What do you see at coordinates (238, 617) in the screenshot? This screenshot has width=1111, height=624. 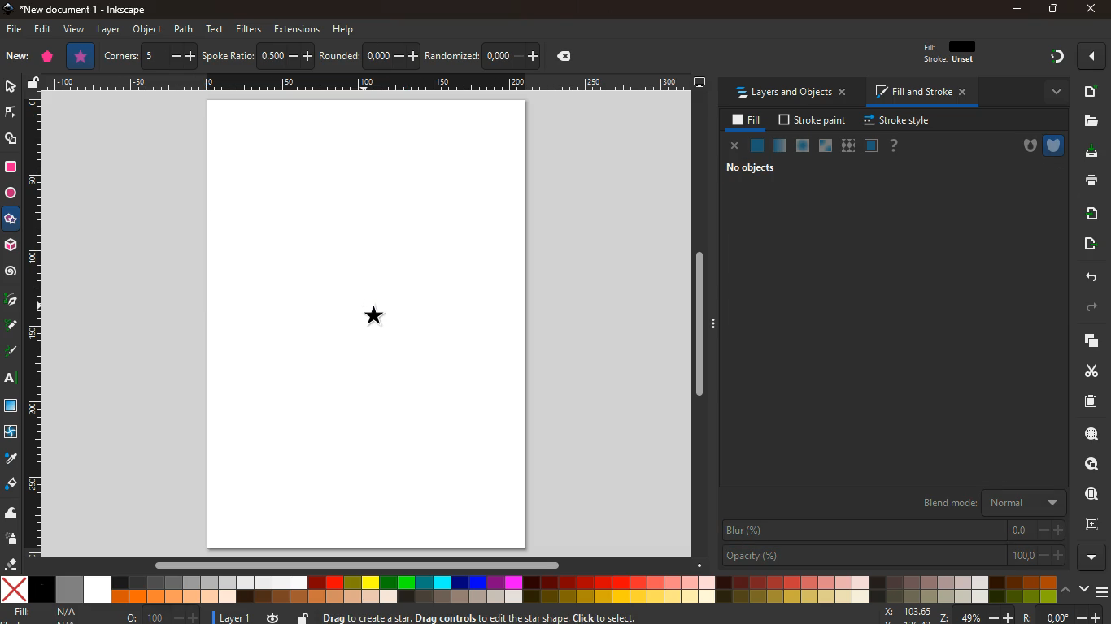 I see `layer 1` at bounding box center [238, 617].